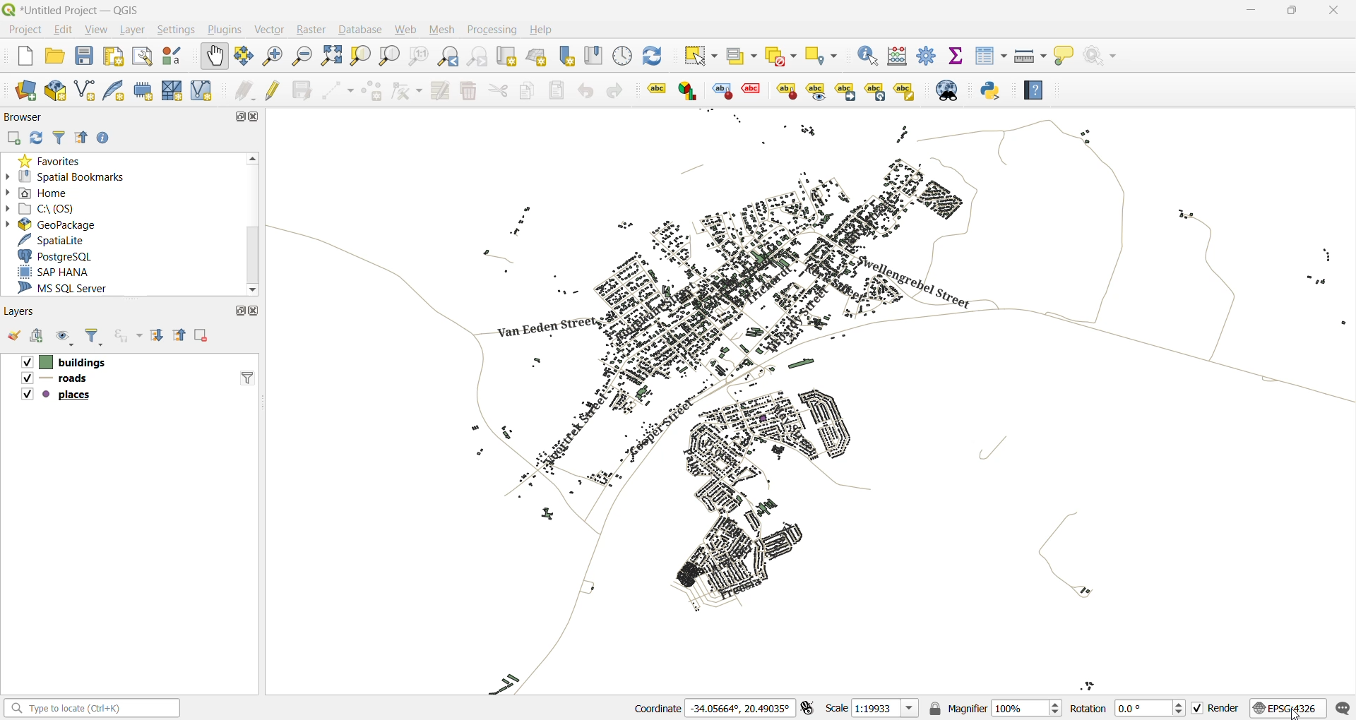 This screenshot has height=720, width=1356. Describe the element at coordinates (564, 56) in the screenshot. I see `new spatial bookmarks` at that location.